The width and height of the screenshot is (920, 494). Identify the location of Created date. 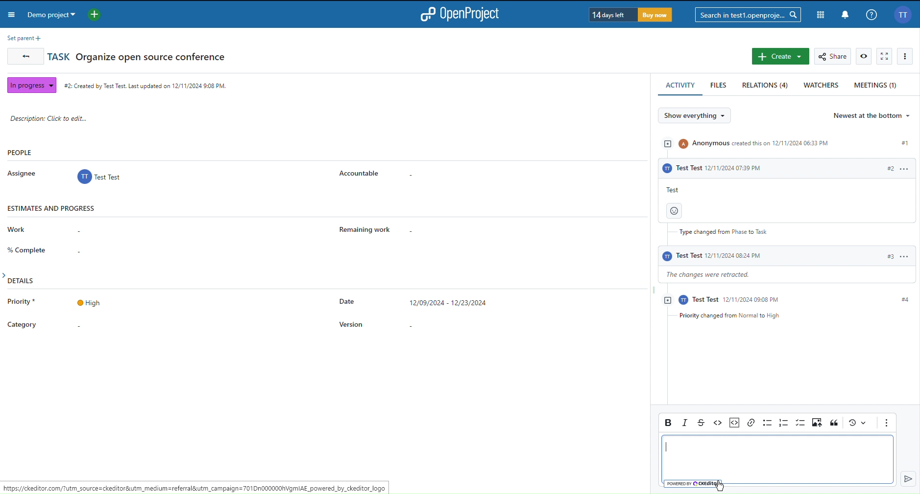
(146, 84).